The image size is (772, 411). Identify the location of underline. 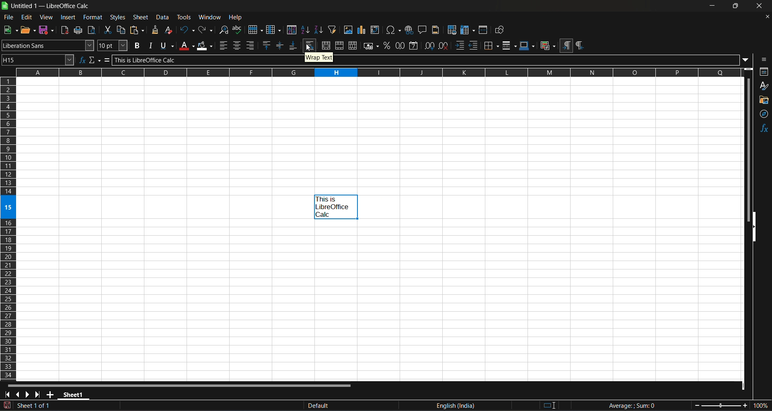
(167, 46).